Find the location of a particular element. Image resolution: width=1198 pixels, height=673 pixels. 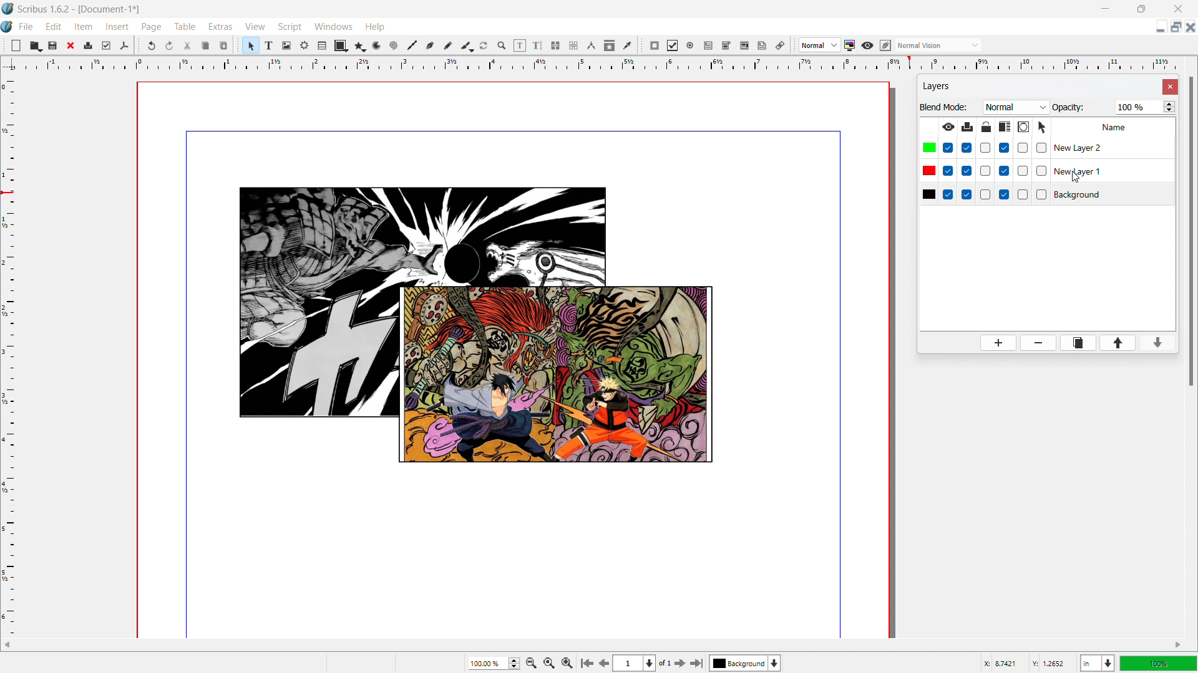

eye dropper is located at coordinates (627, 46).